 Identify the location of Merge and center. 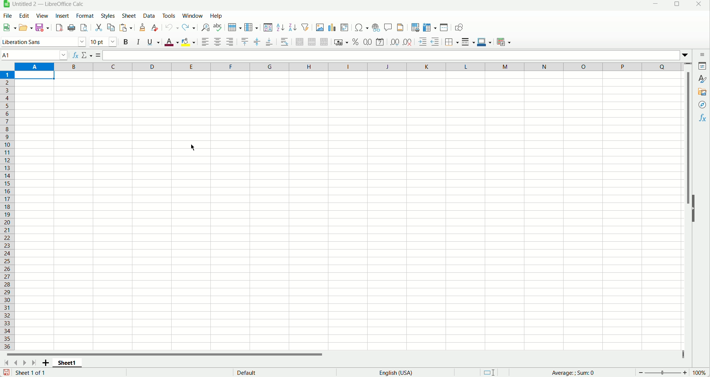
(300, 41).